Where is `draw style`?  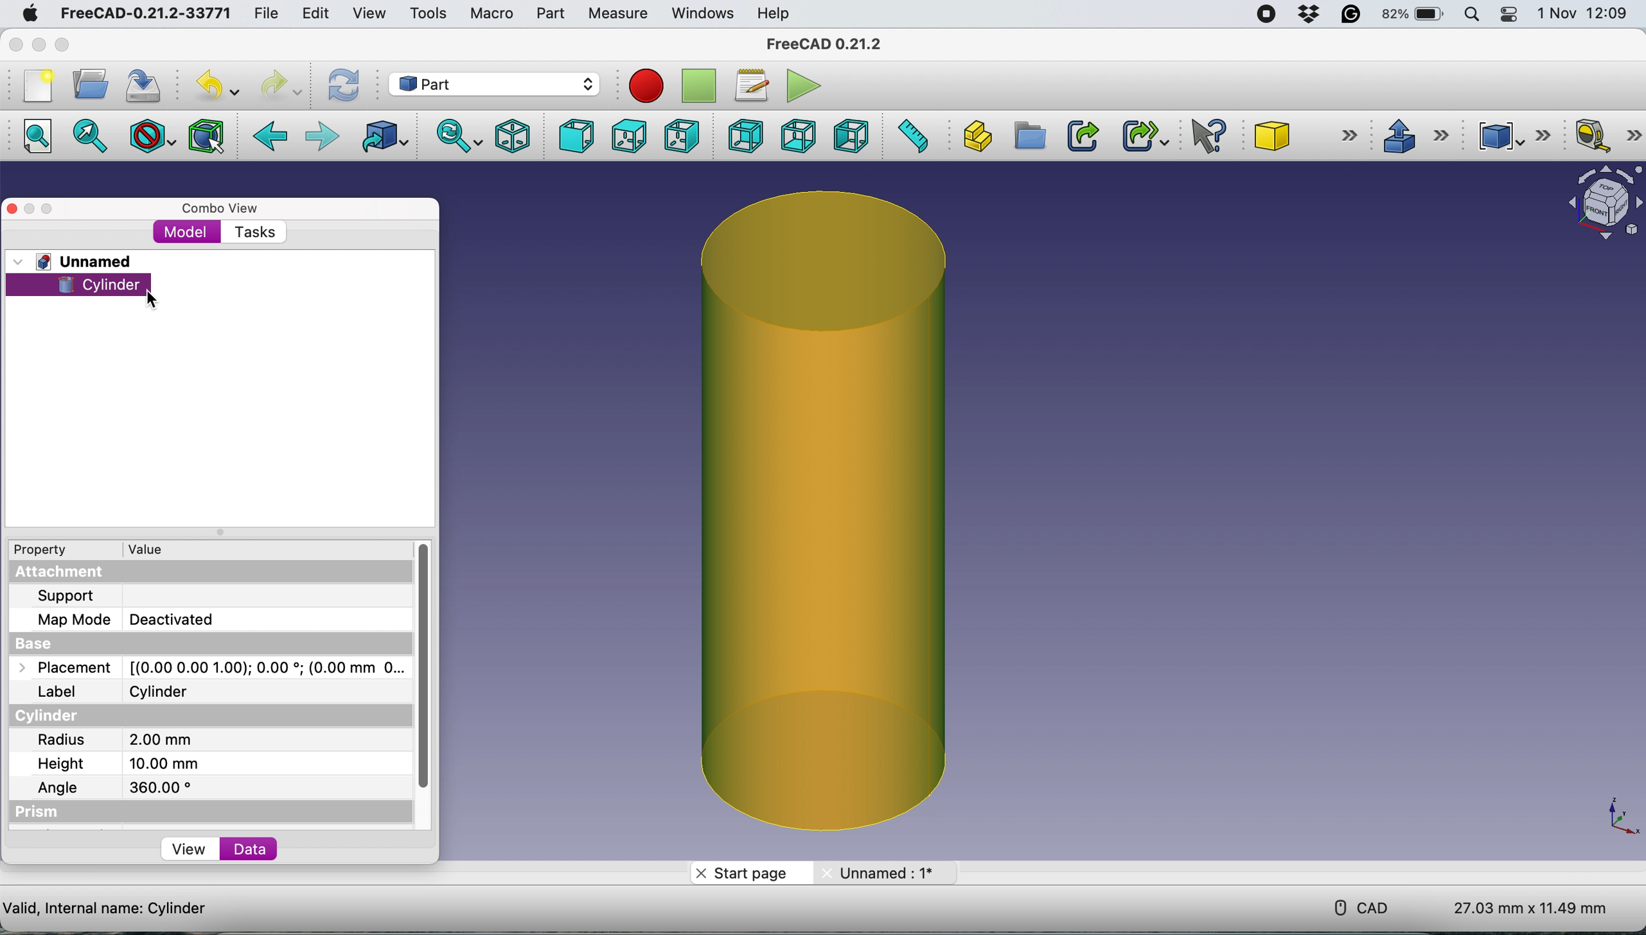 draw style is located at coordinates (152, 138).